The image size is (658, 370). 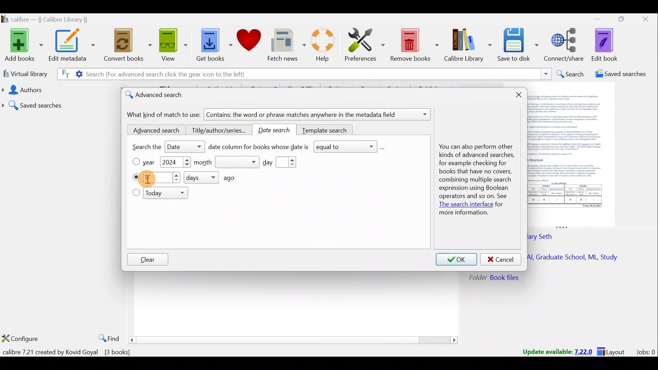 What do you see at coordinates (519, 46) in the screenshot?
I see `Save to disk` at bounding box center [519, 46].